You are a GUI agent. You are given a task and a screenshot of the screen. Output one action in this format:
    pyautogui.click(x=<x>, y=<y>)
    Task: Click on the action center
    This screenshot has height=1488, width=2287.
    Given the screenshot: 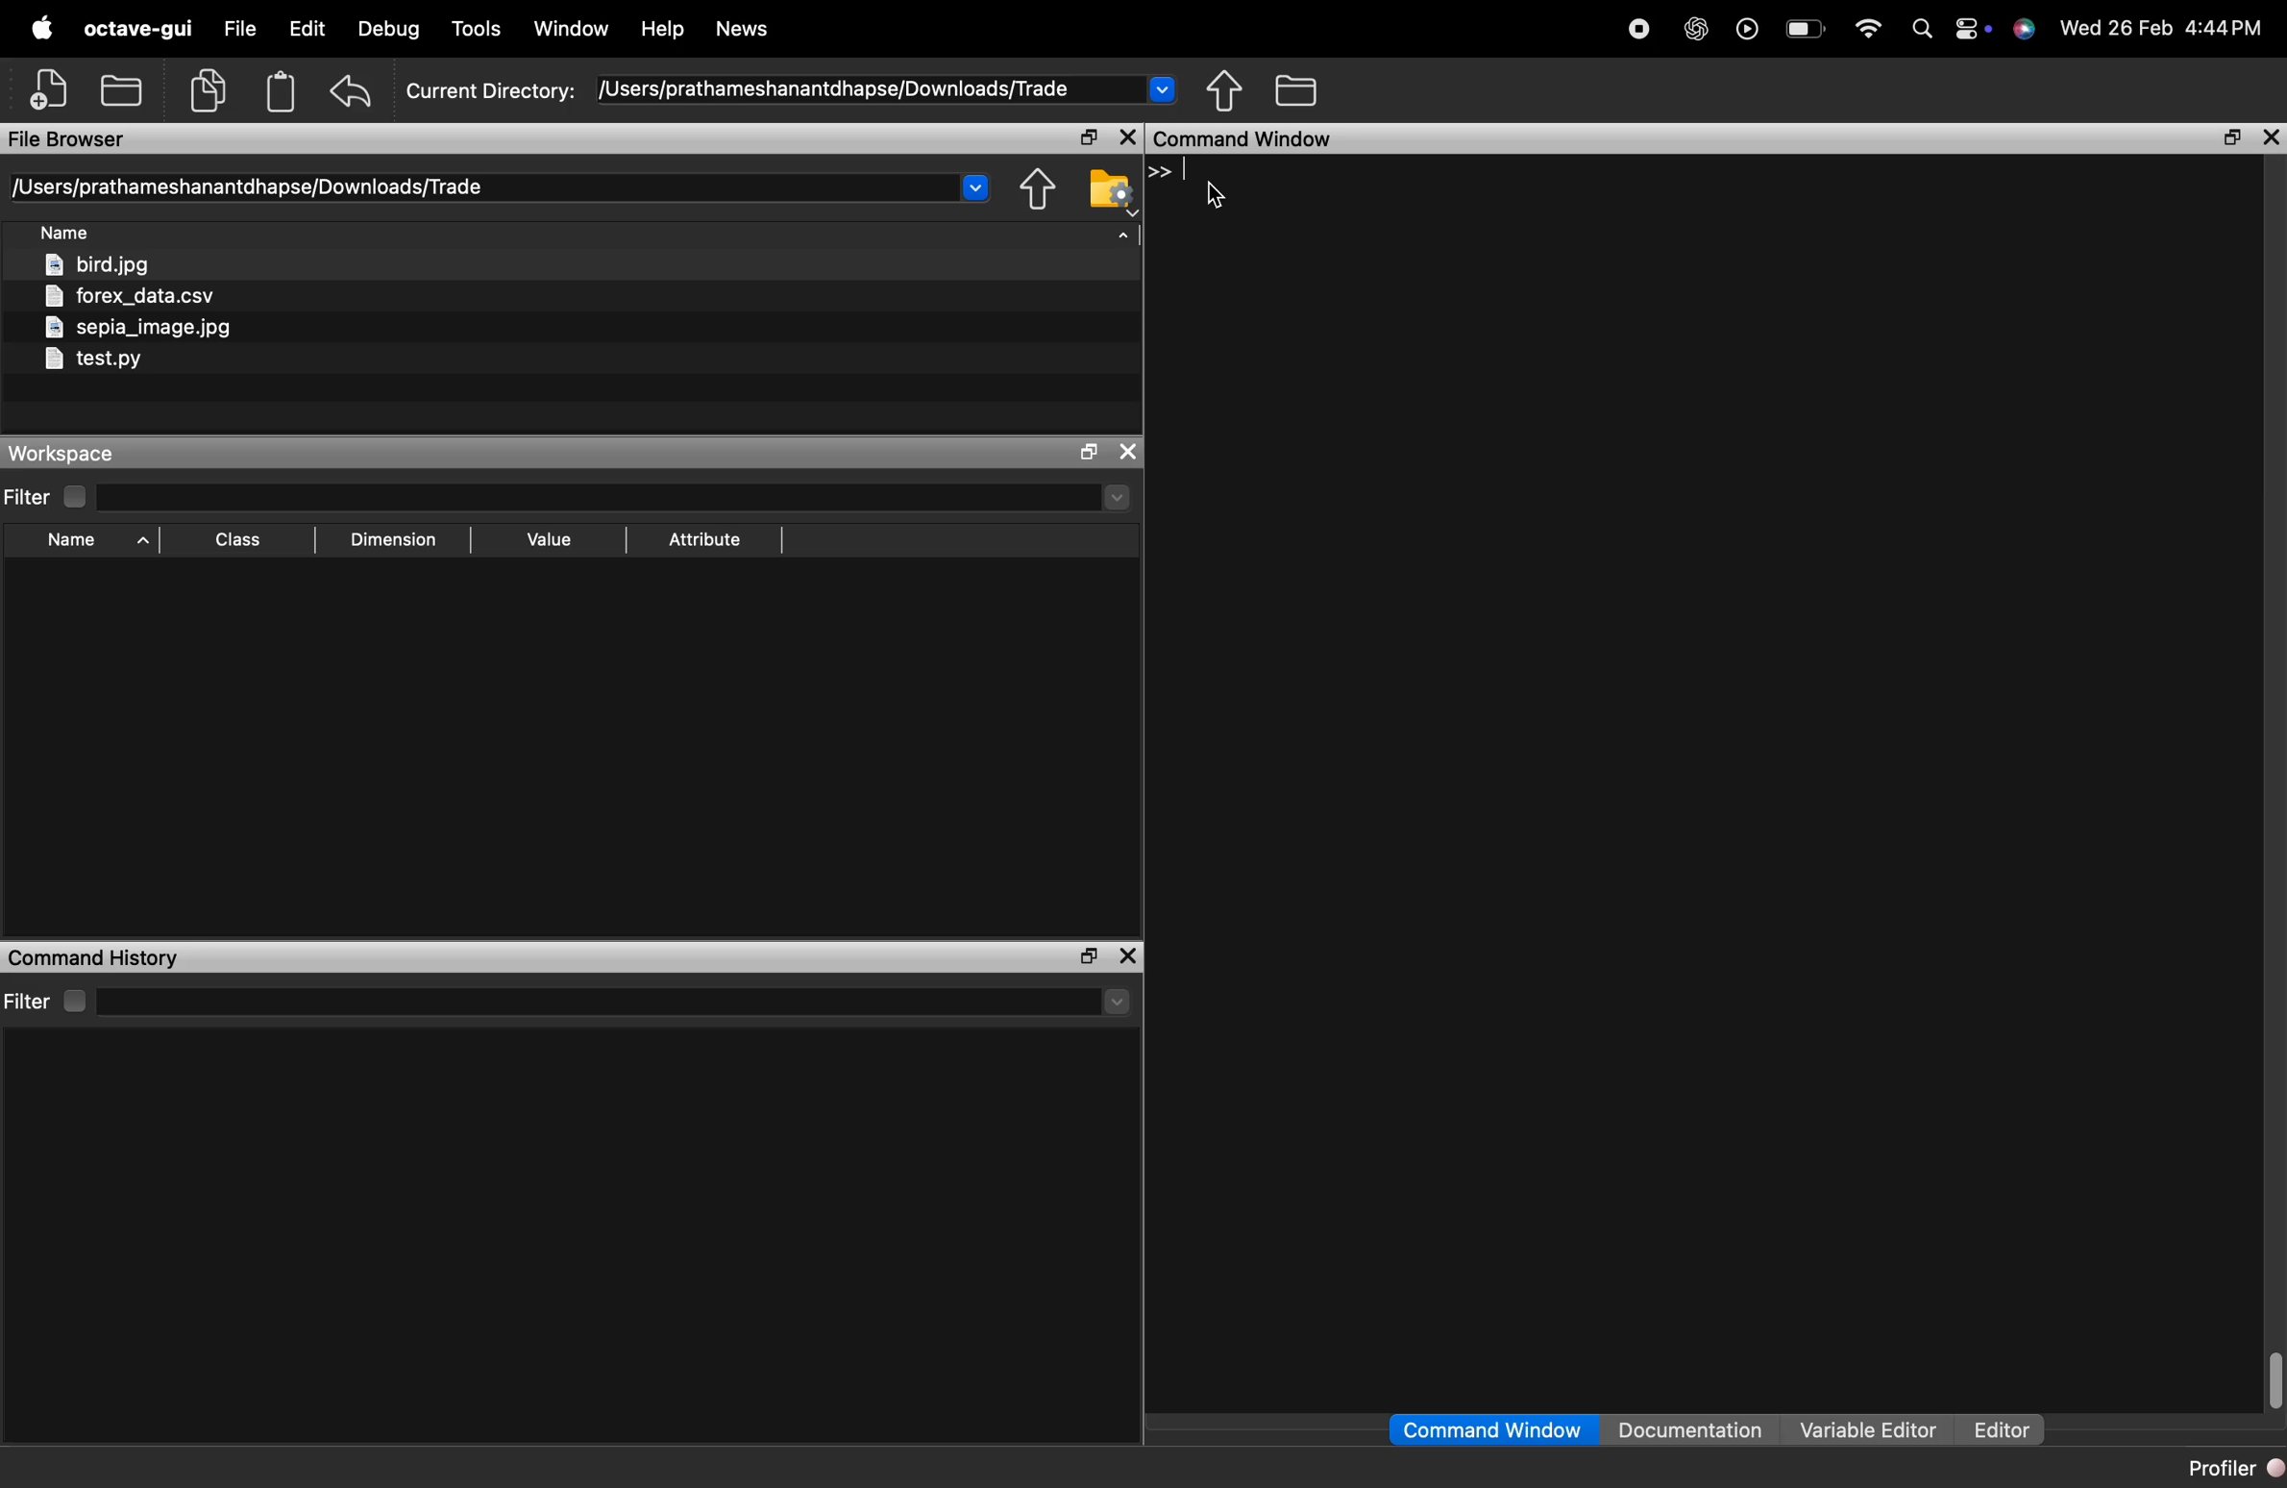 What is the action you would take?
    pyautogui.click(x=1973, y=31)
    